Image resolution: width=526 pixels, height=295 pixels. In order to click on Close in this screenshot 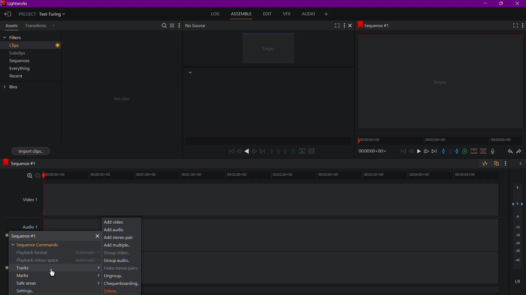, I will do `click(518, 4)`.